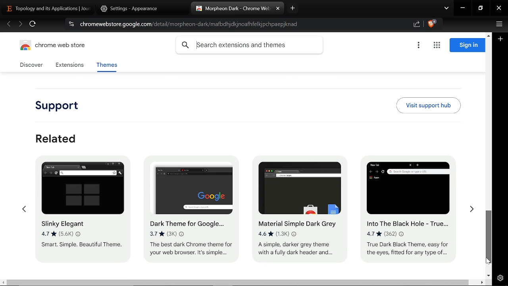 The height and width of the screenshot is (286, 508). I want to click on Close, so click(499, 9).